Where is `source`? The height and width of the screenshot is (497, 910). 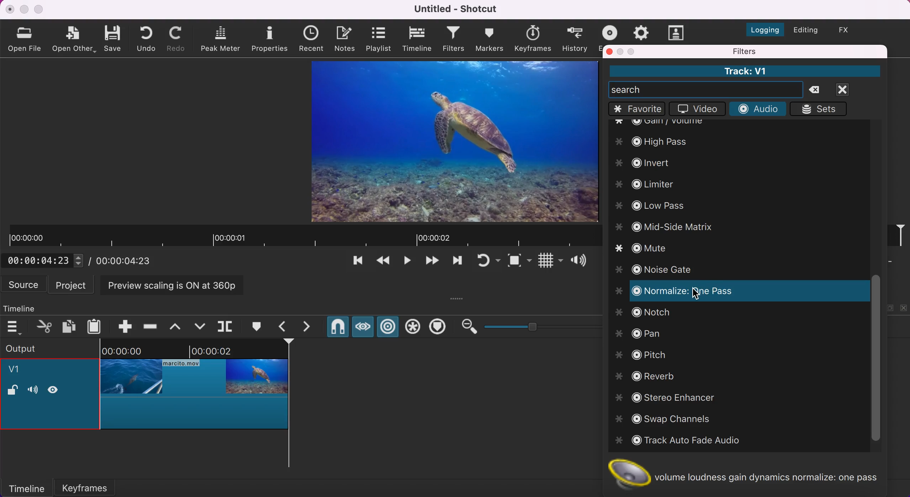
source is located at coordinates (25, 284).